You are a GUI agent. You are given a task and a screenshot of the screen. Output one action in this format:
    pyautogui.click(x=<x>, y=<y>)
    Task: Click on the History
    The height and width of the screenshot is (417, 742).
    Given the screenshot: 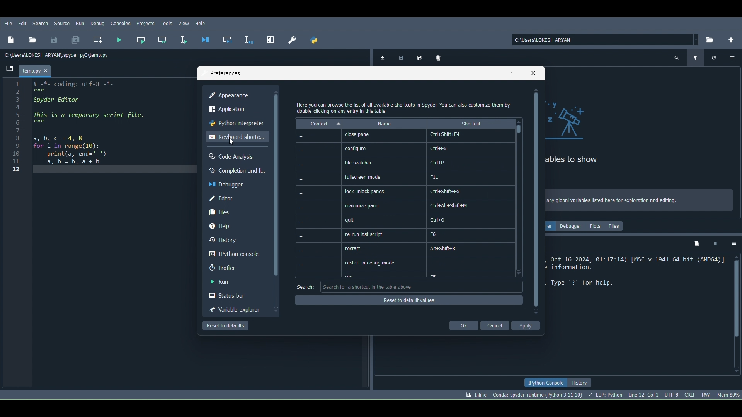 What is the action you would take?
    pyautogui.click(x=580, y=383)
    